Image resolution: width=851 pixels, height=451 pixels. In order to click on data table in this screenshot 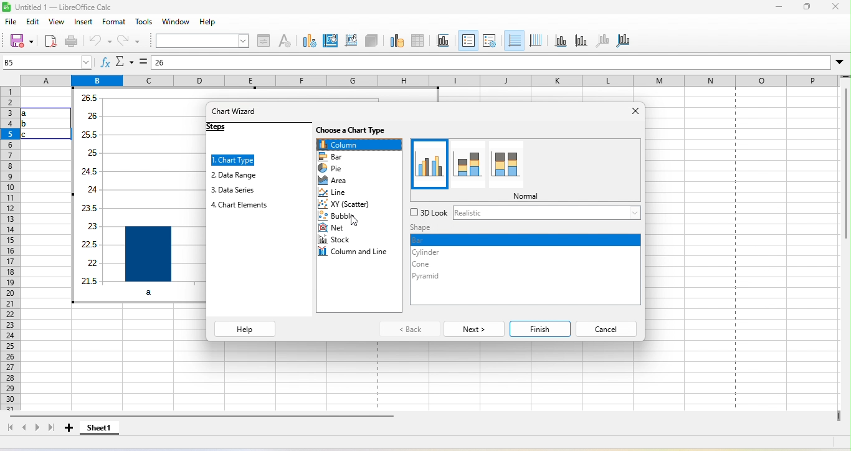, I will do `click(417, 41)`.